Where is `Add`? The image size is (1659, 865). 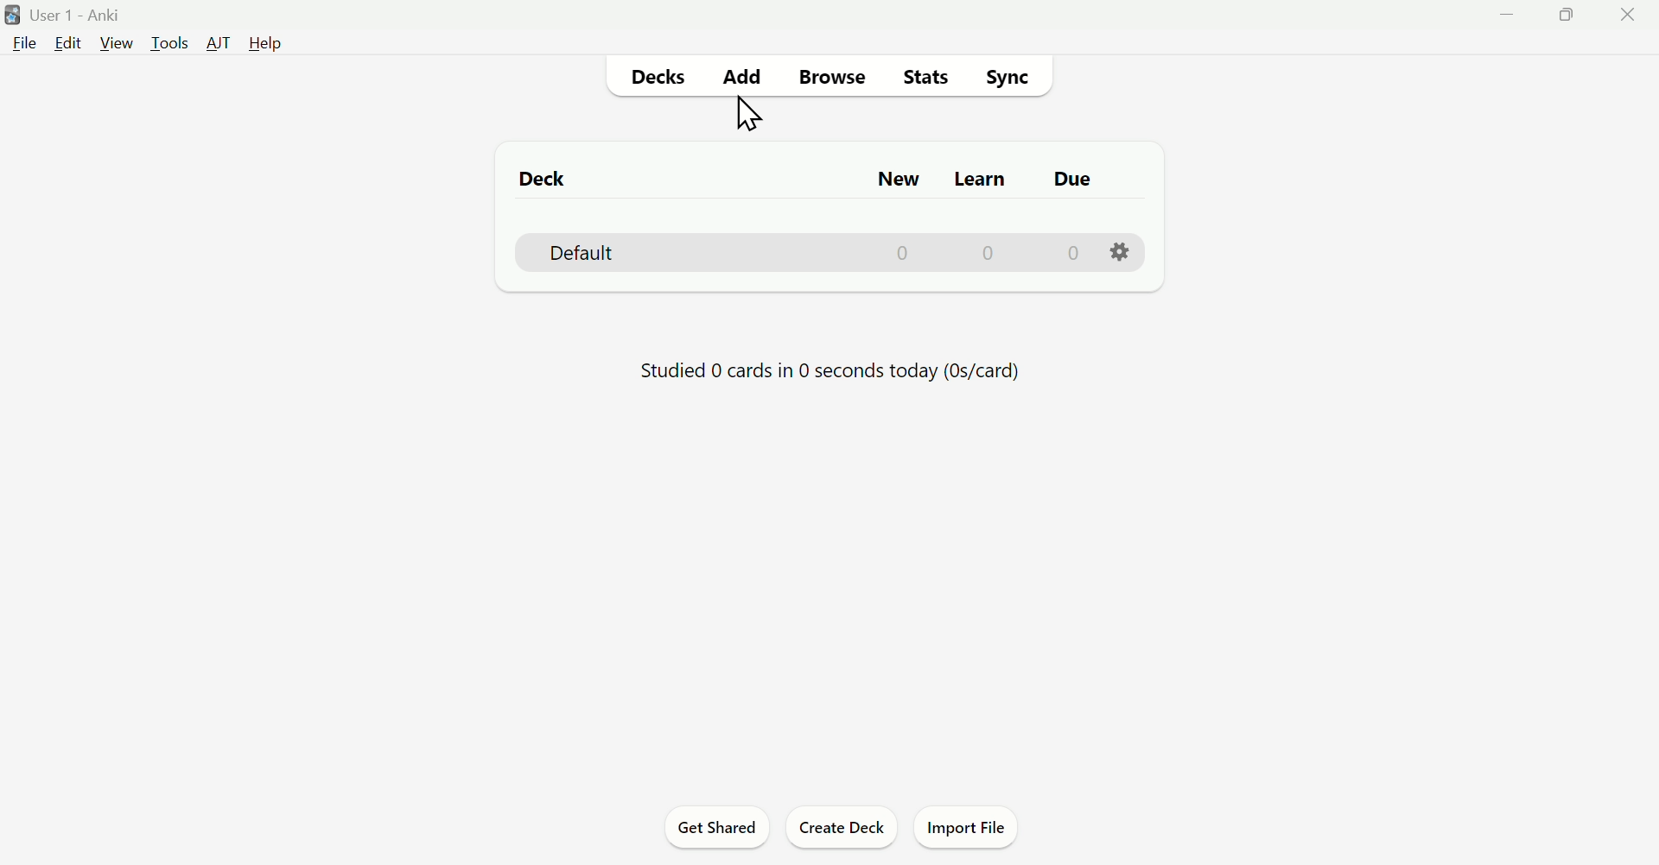 Add is located at coordinates (743, 74).